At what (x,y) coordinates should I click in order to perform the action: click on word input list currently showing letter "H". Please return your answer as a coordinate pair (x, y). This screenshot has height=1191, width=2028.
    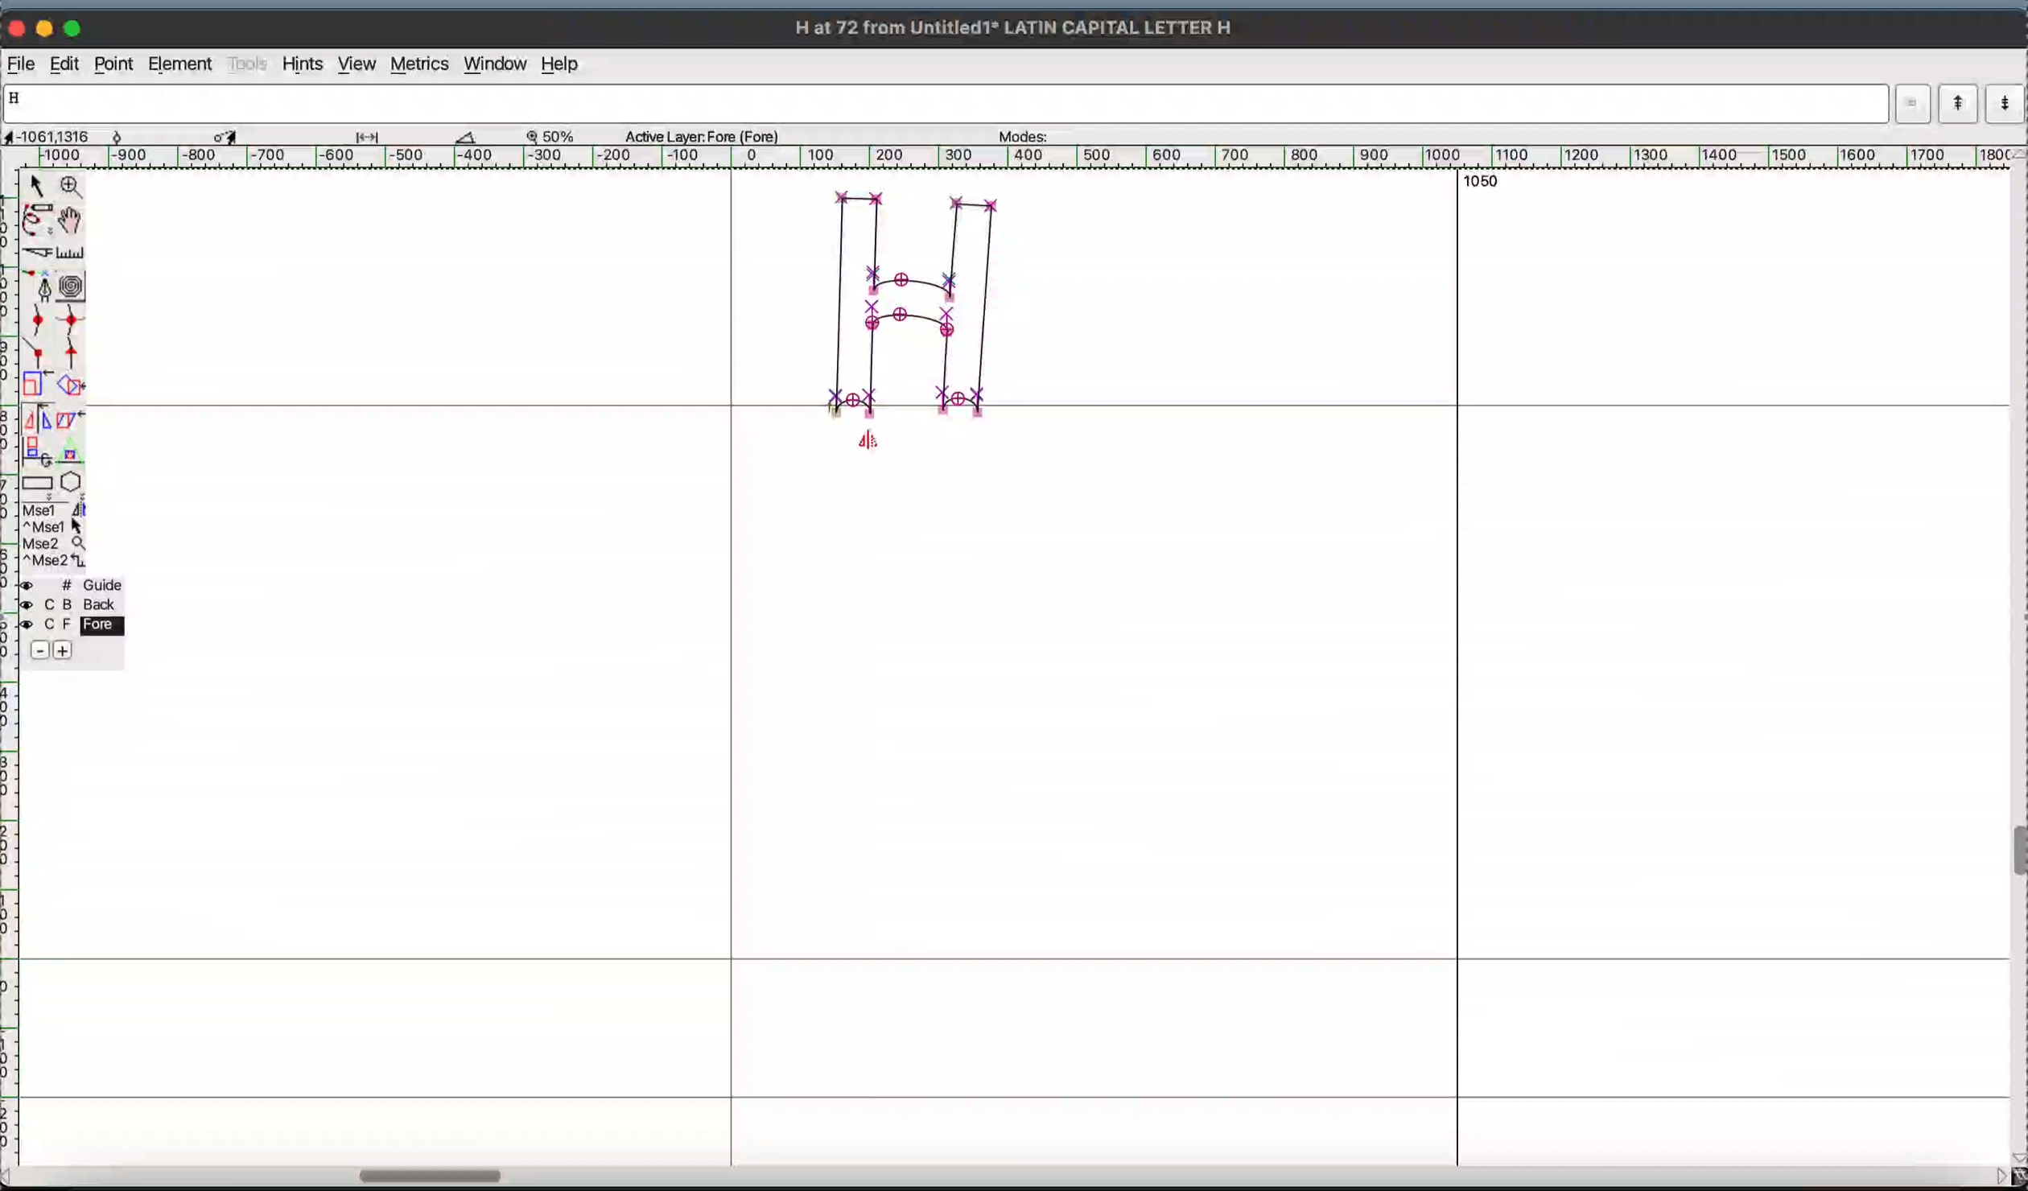
    Looking at the image, I should click on (946, 102).